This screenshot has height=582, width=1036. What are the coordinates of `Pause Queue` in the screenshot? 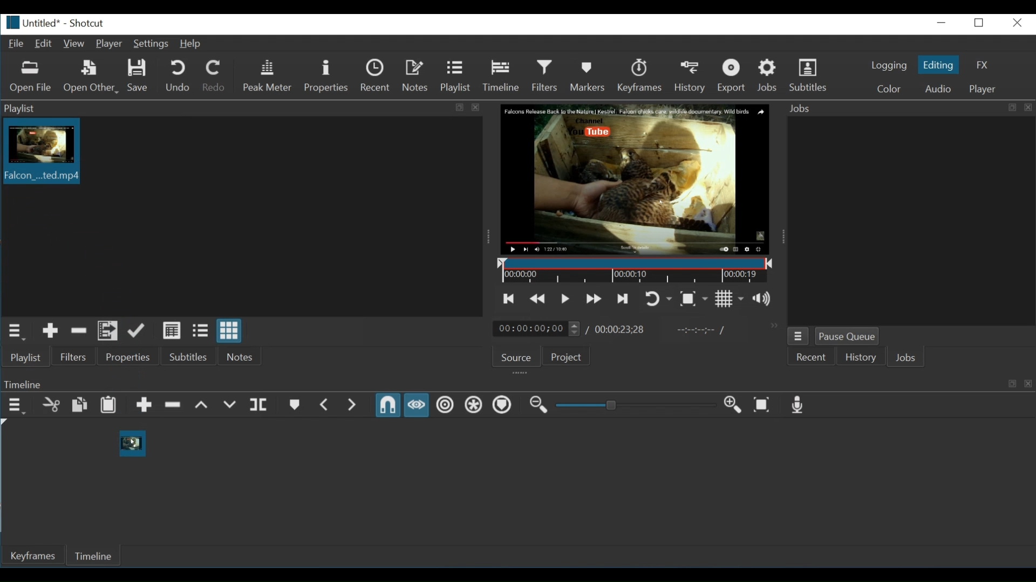 It's located at (847, 337).